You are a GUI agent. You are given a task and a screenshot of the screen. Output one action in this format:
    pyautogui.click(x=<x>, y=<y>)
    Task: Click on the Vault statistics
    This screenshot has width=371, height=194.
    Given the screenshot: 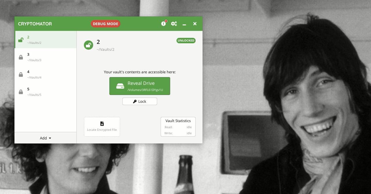 What is the action you would take?
    pyautogui.click(x=177, y=127)
    